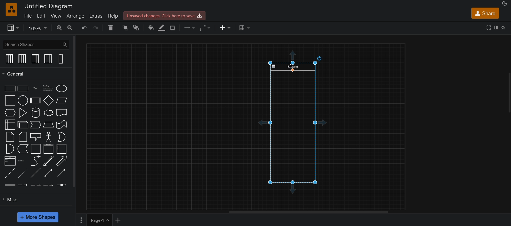  Describe the element at coordinates (10, 149) in the screenshot. I see `and` at that location.